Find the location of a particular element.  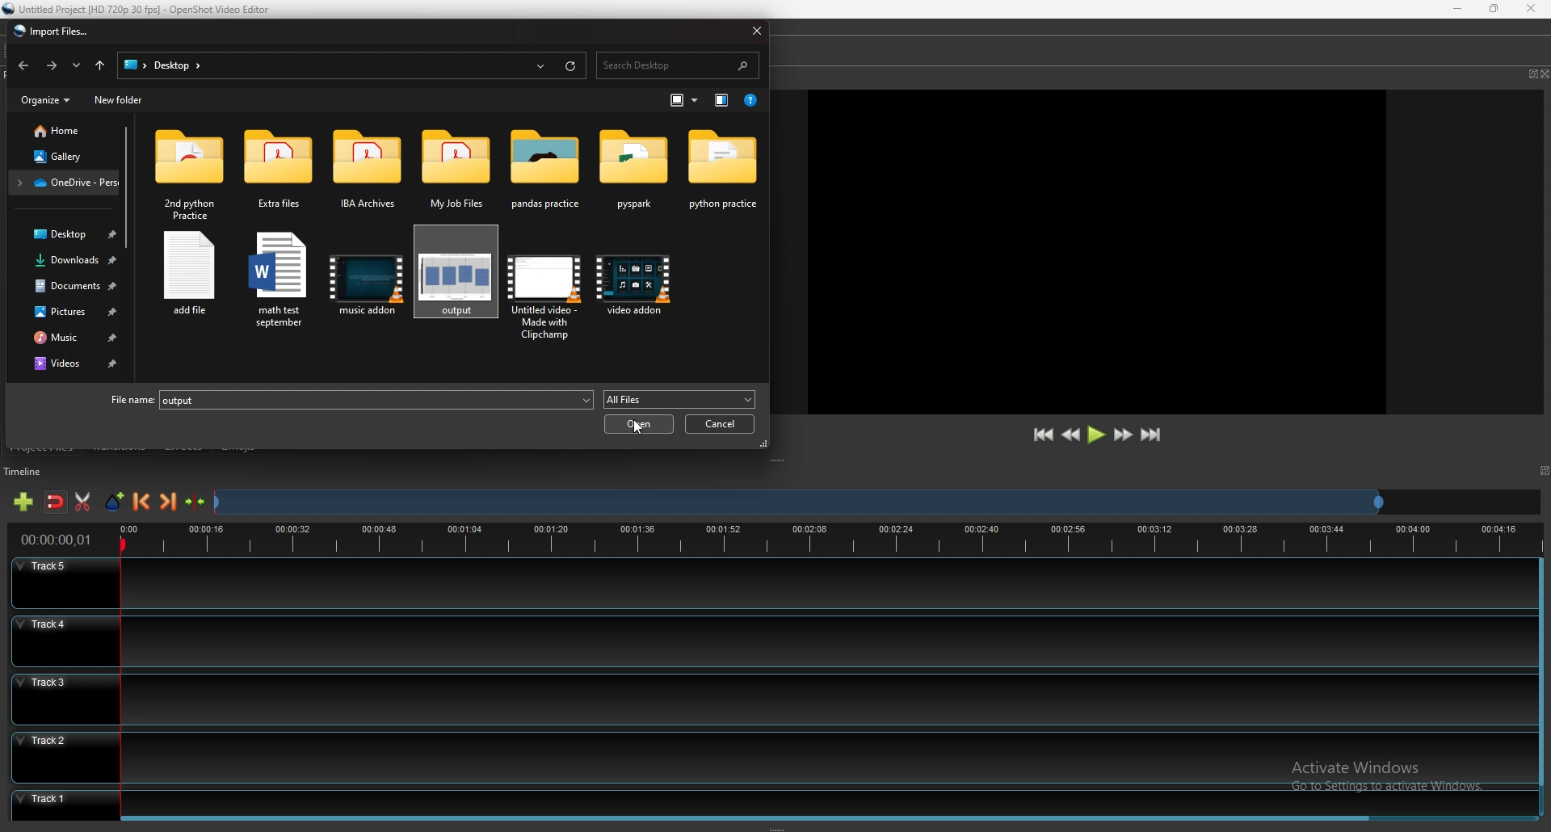

folder is located at coordinates (278, 175).